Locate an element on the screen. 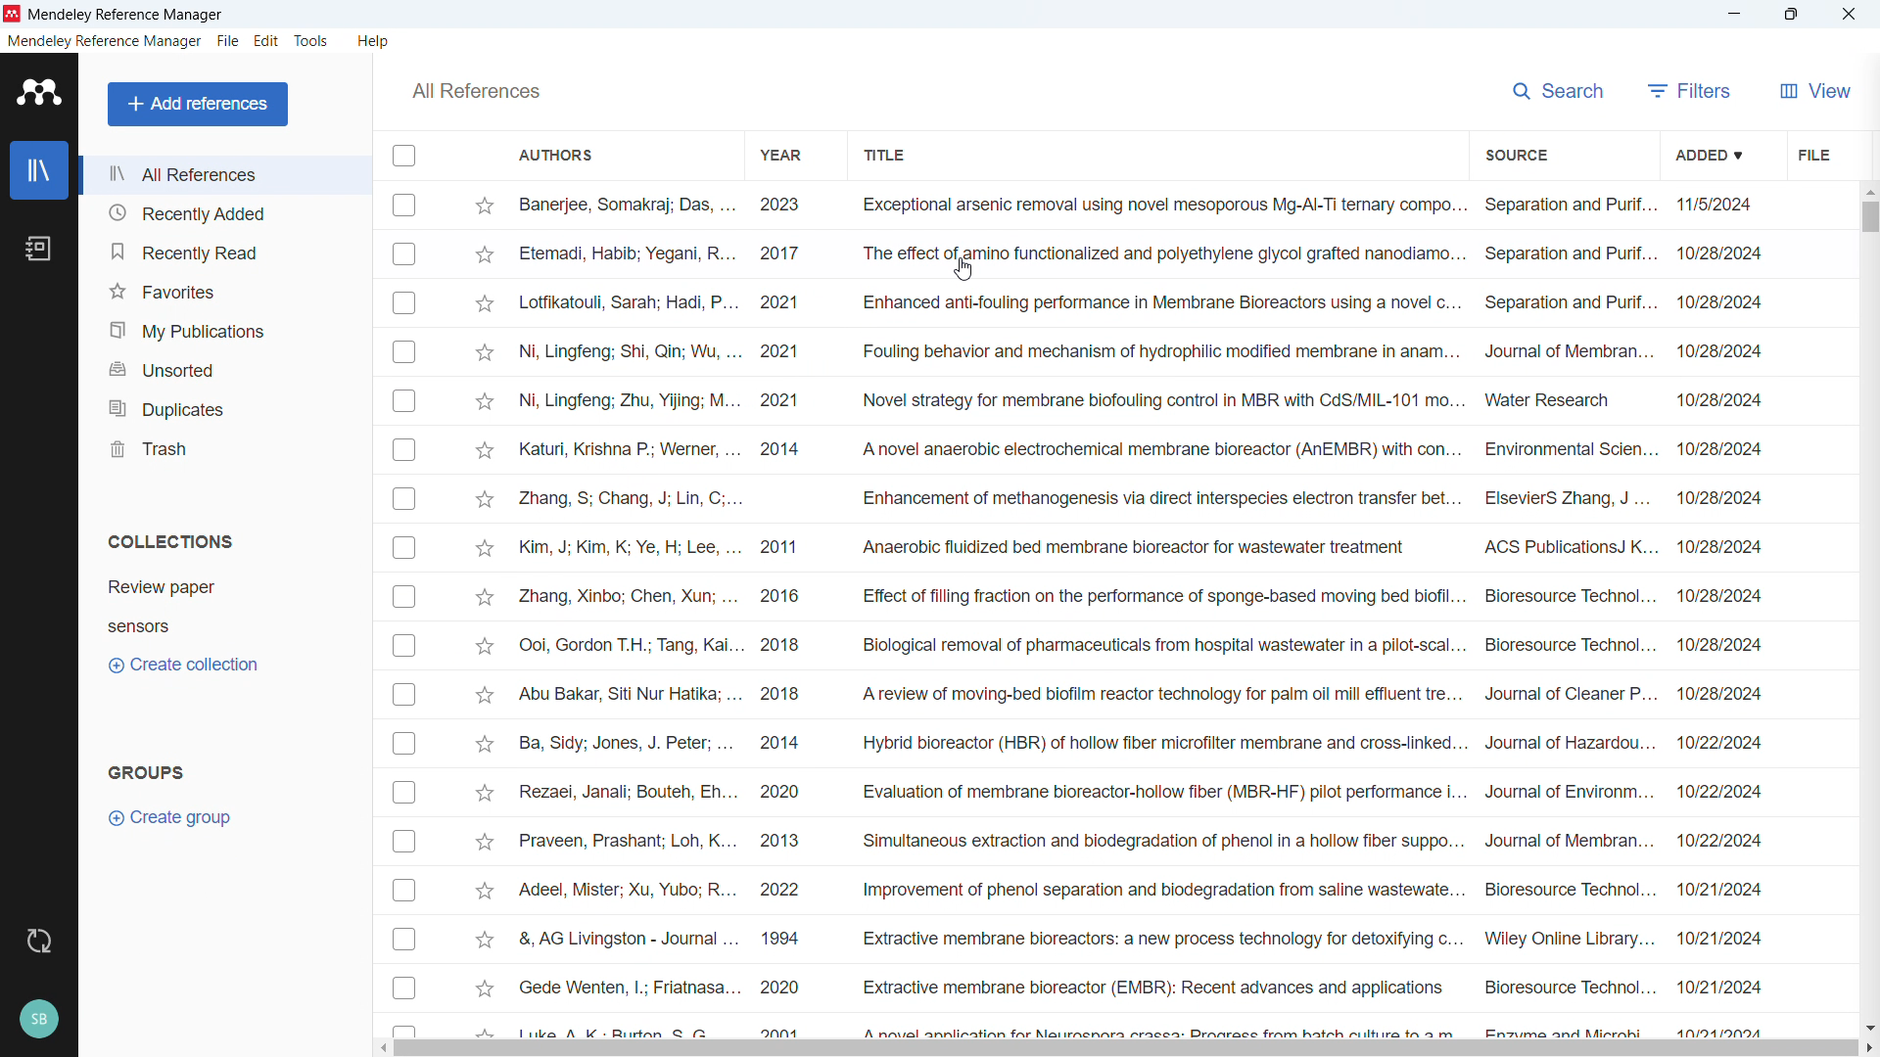  Create group  is located at coordinates (170, 819).